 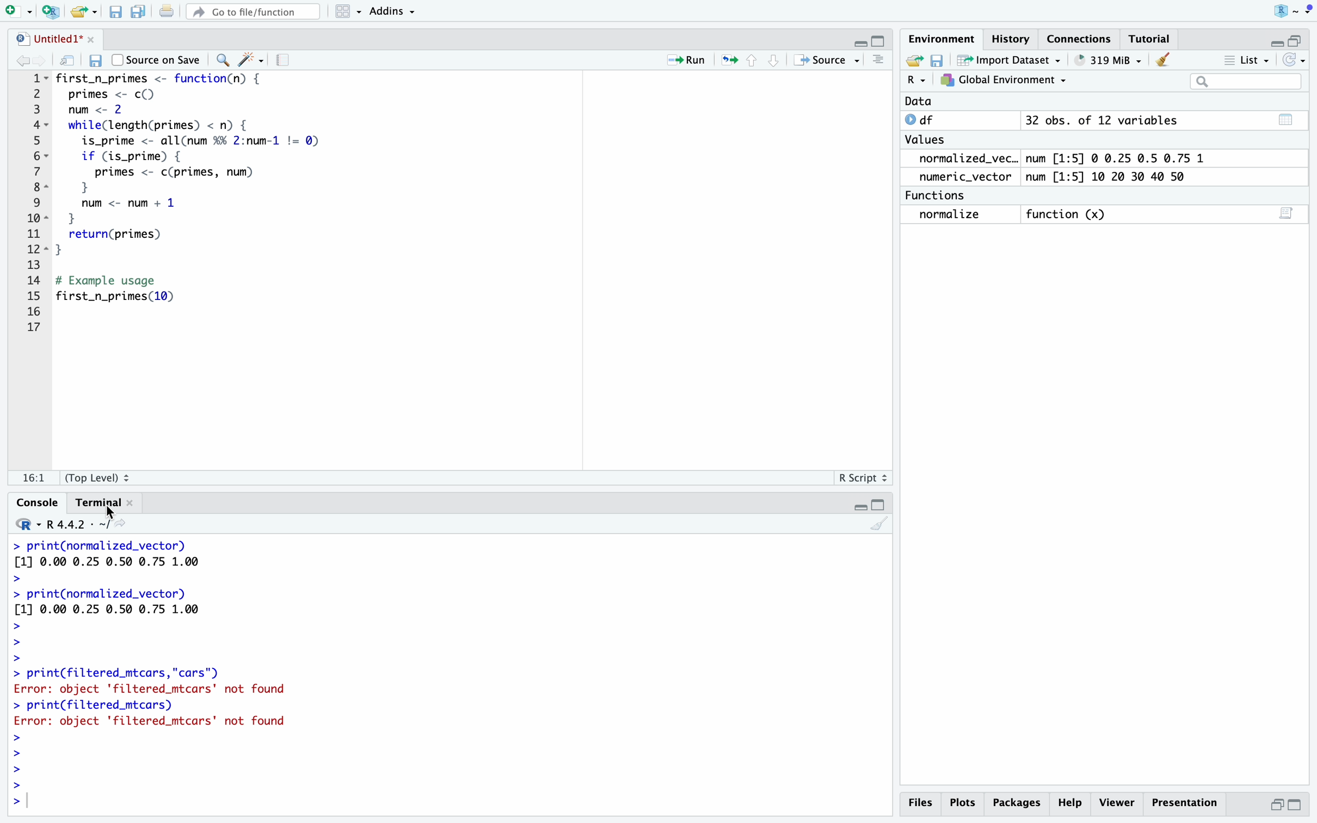 What do you see at coordinates (916, 80) in the screenshot?
I see `R ` at bounding box center [916, 80].